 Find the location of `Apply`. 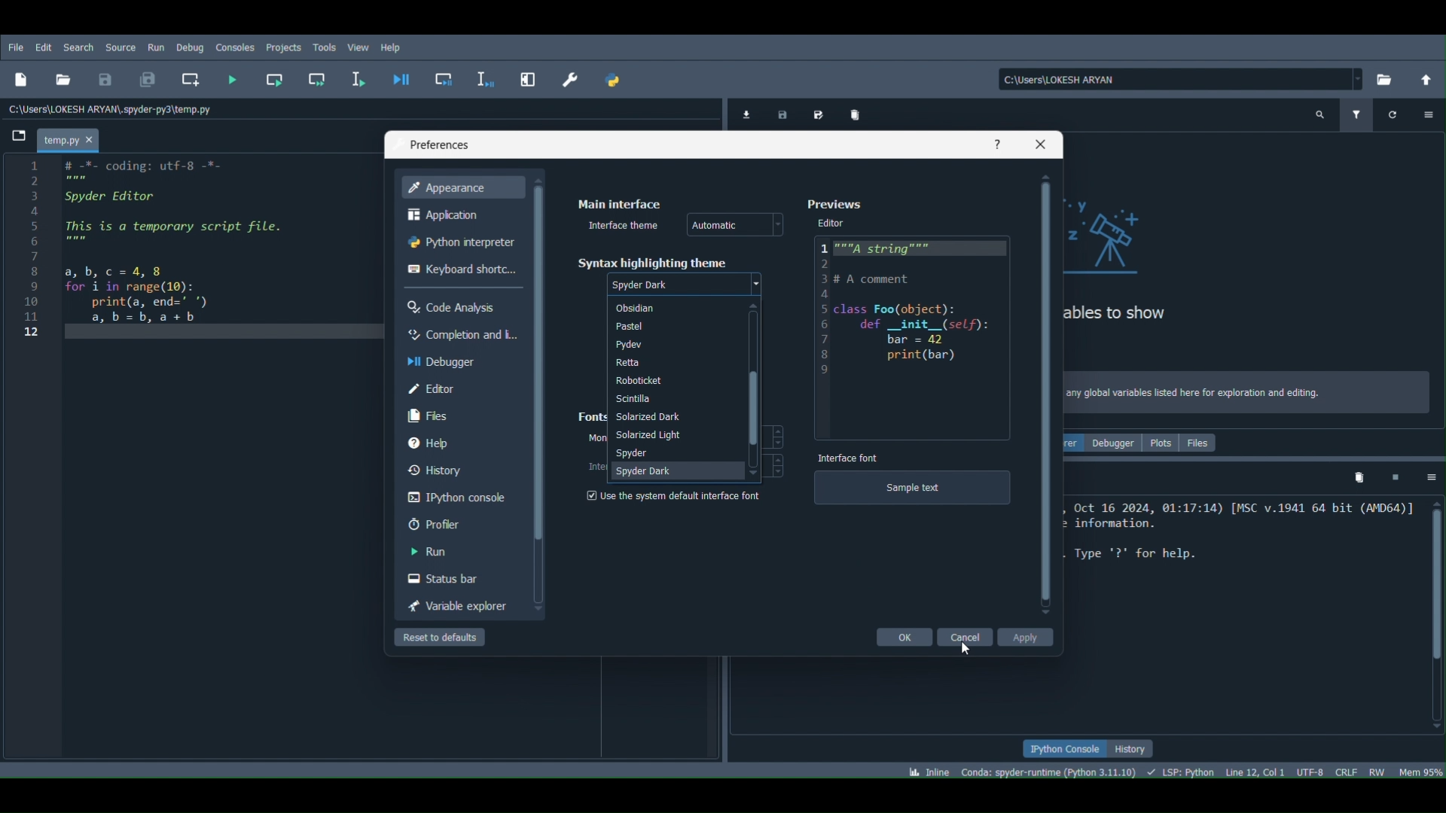

Apply is located at coordinates (1025, 636).